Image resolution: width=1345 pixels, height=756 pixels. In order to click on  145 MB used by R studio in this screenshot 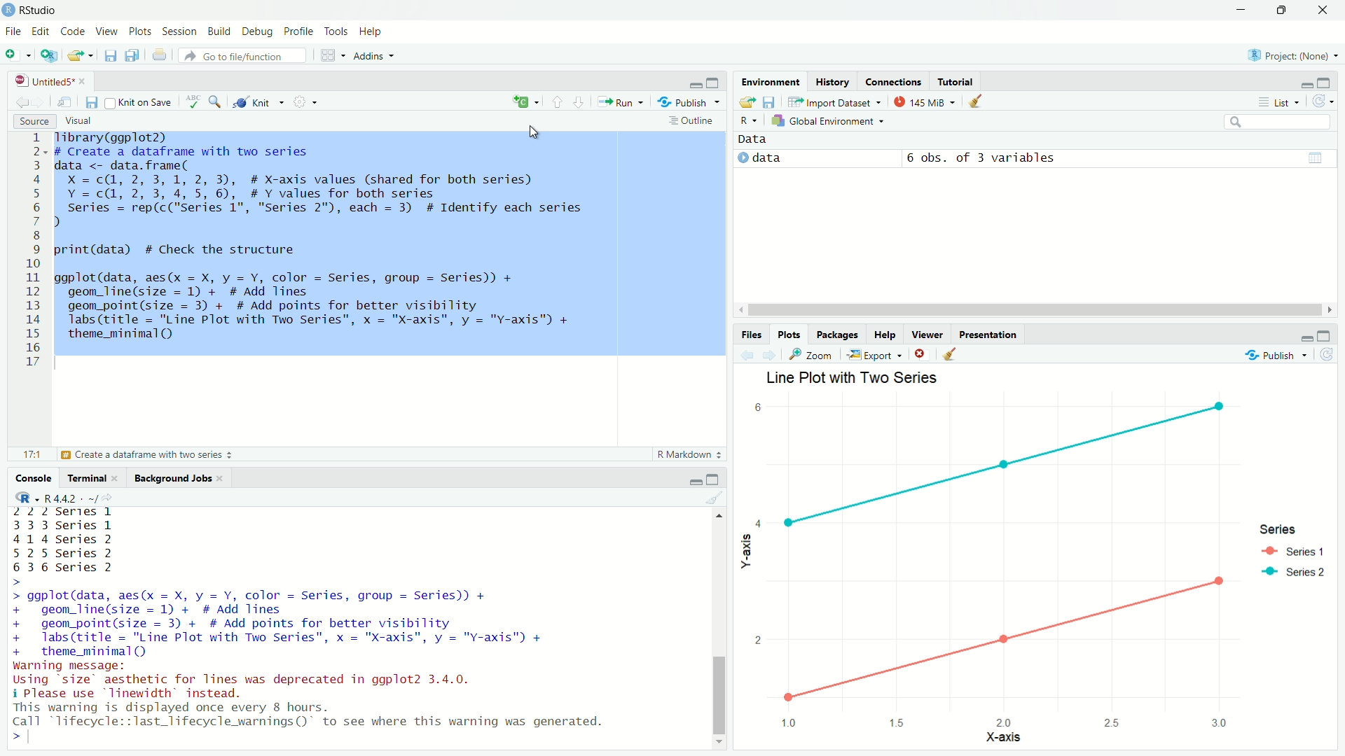, I will do `click(923, 101)`.